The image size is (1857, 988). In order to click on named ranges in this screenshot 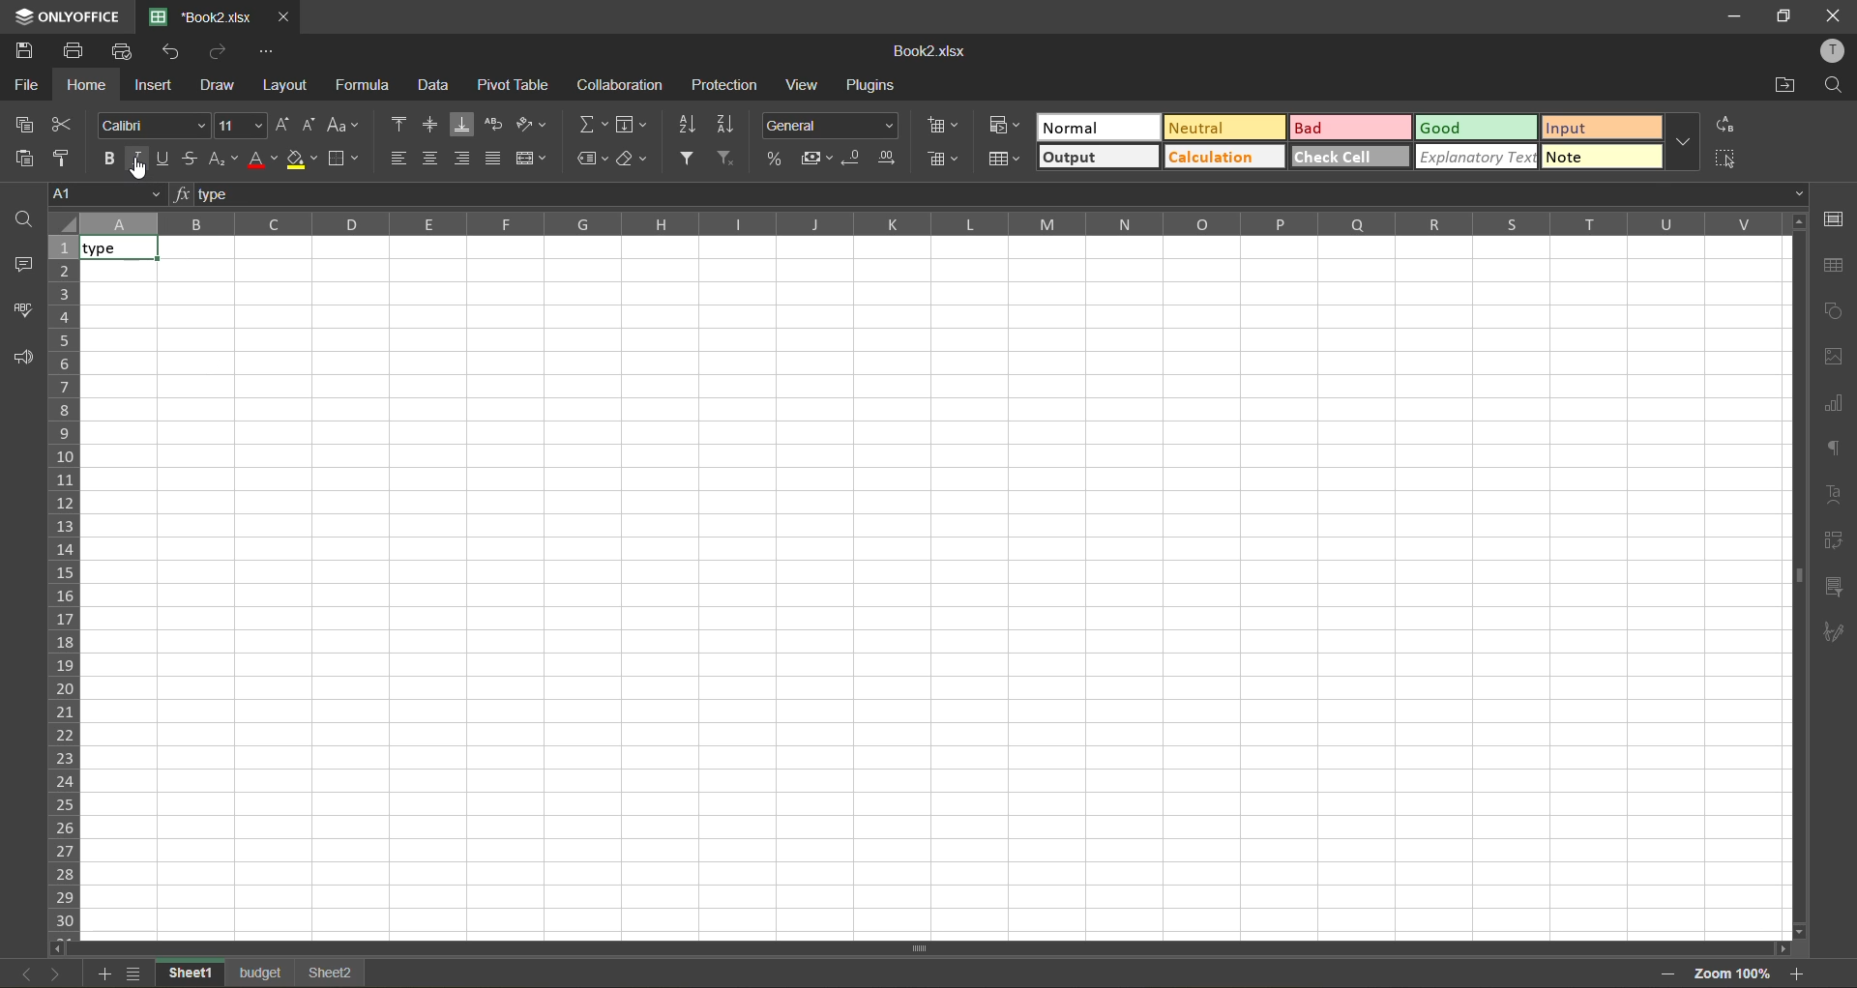, I will do `click(593, 160)`.